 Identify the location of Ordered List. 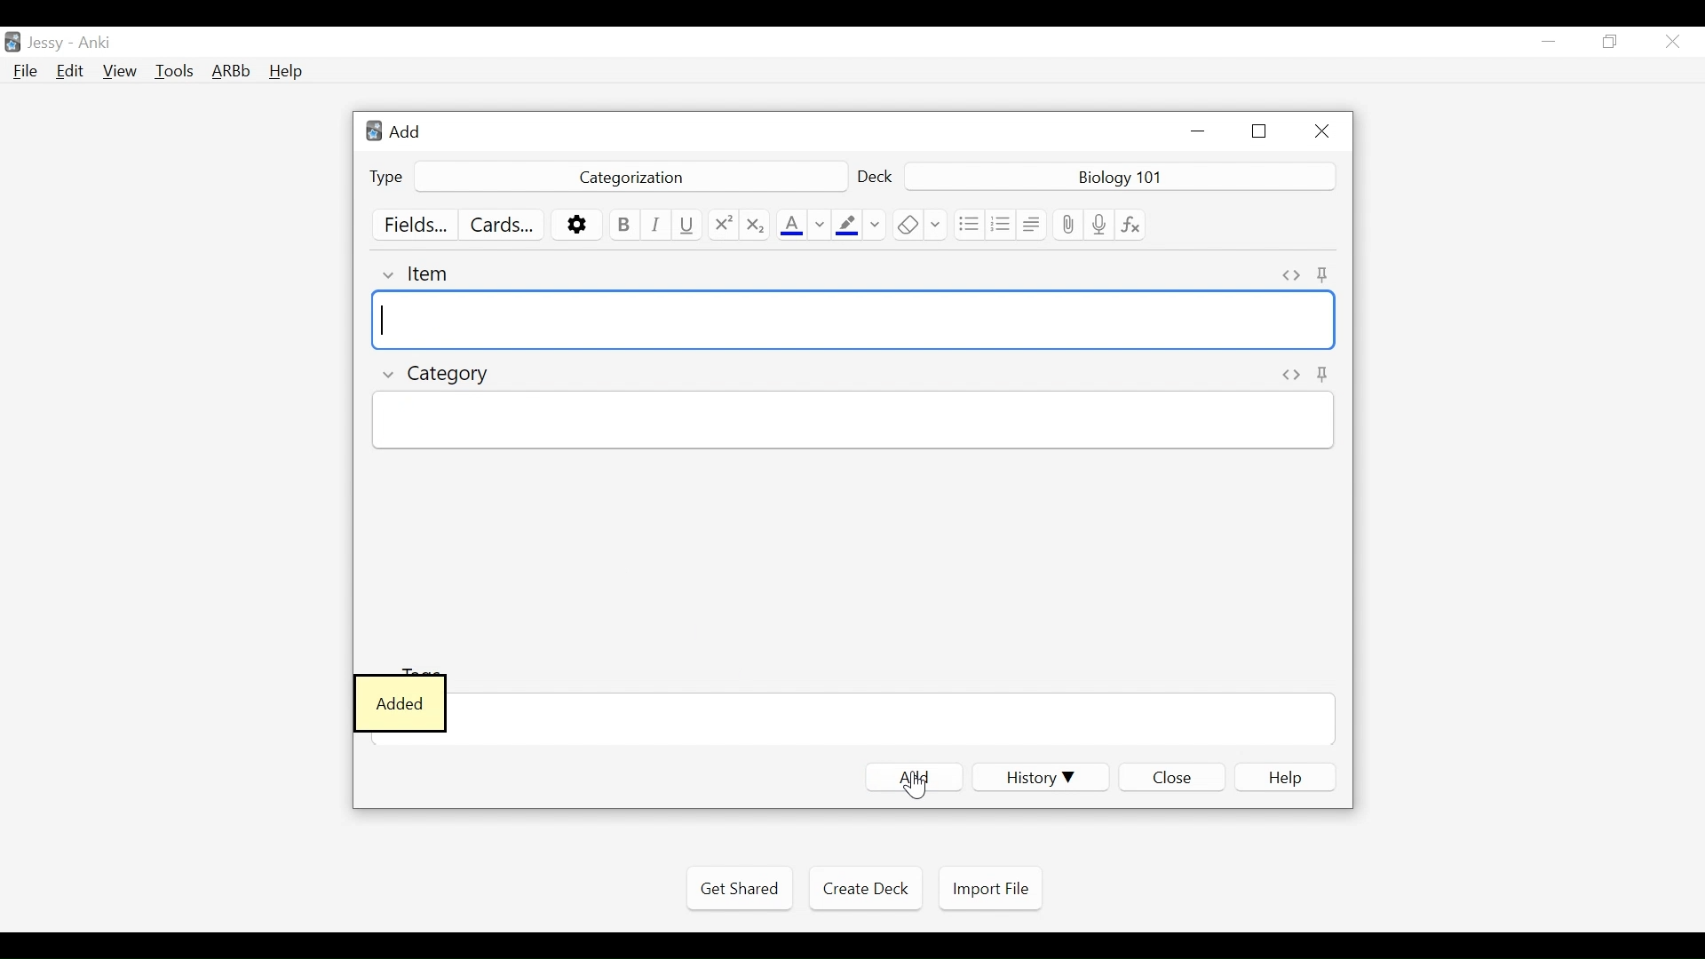
(1001, 226).